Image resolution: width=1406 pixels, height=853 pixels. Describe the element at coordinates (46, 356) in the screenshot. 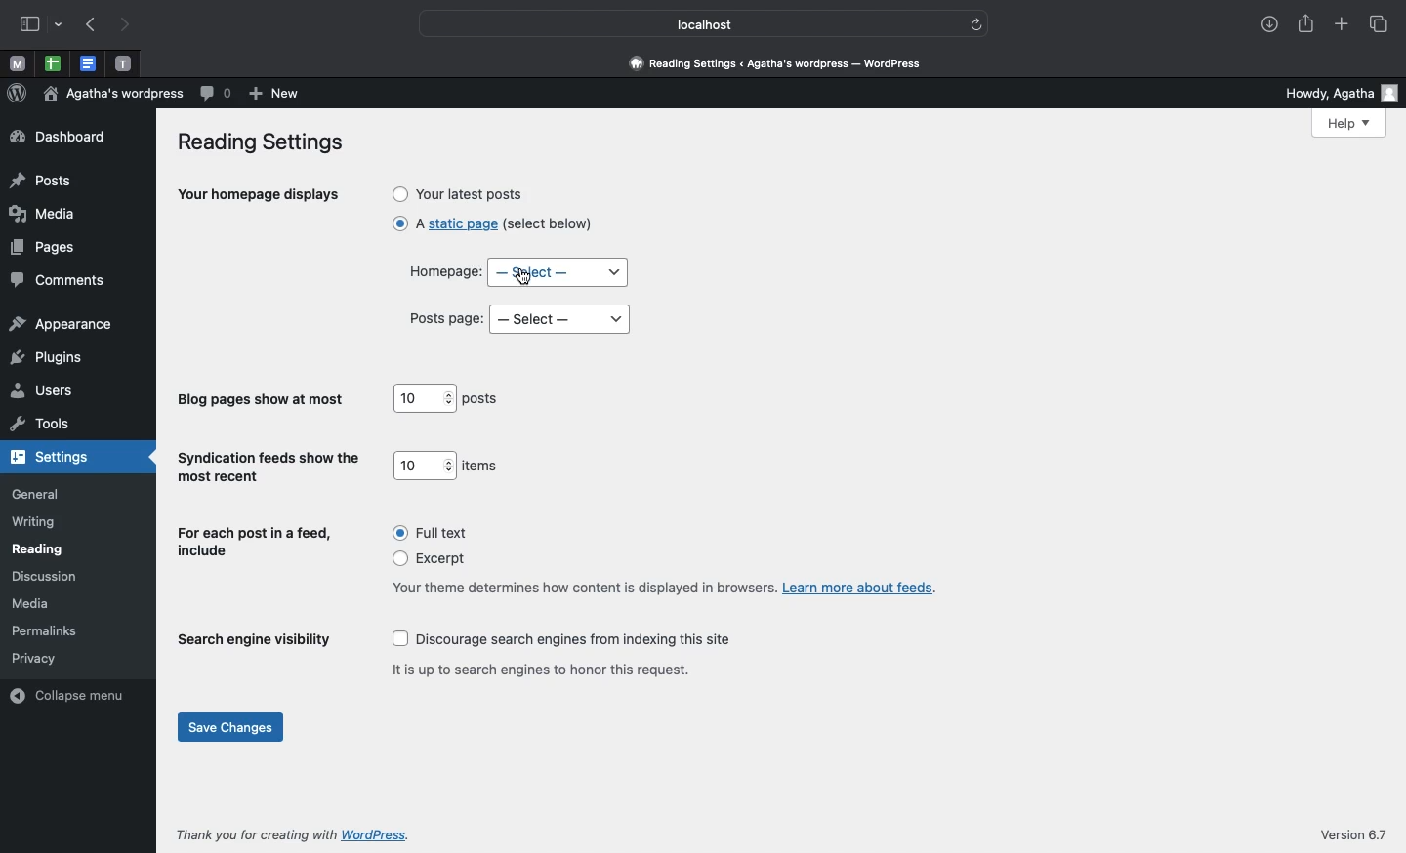

I see `plugins` at that location.